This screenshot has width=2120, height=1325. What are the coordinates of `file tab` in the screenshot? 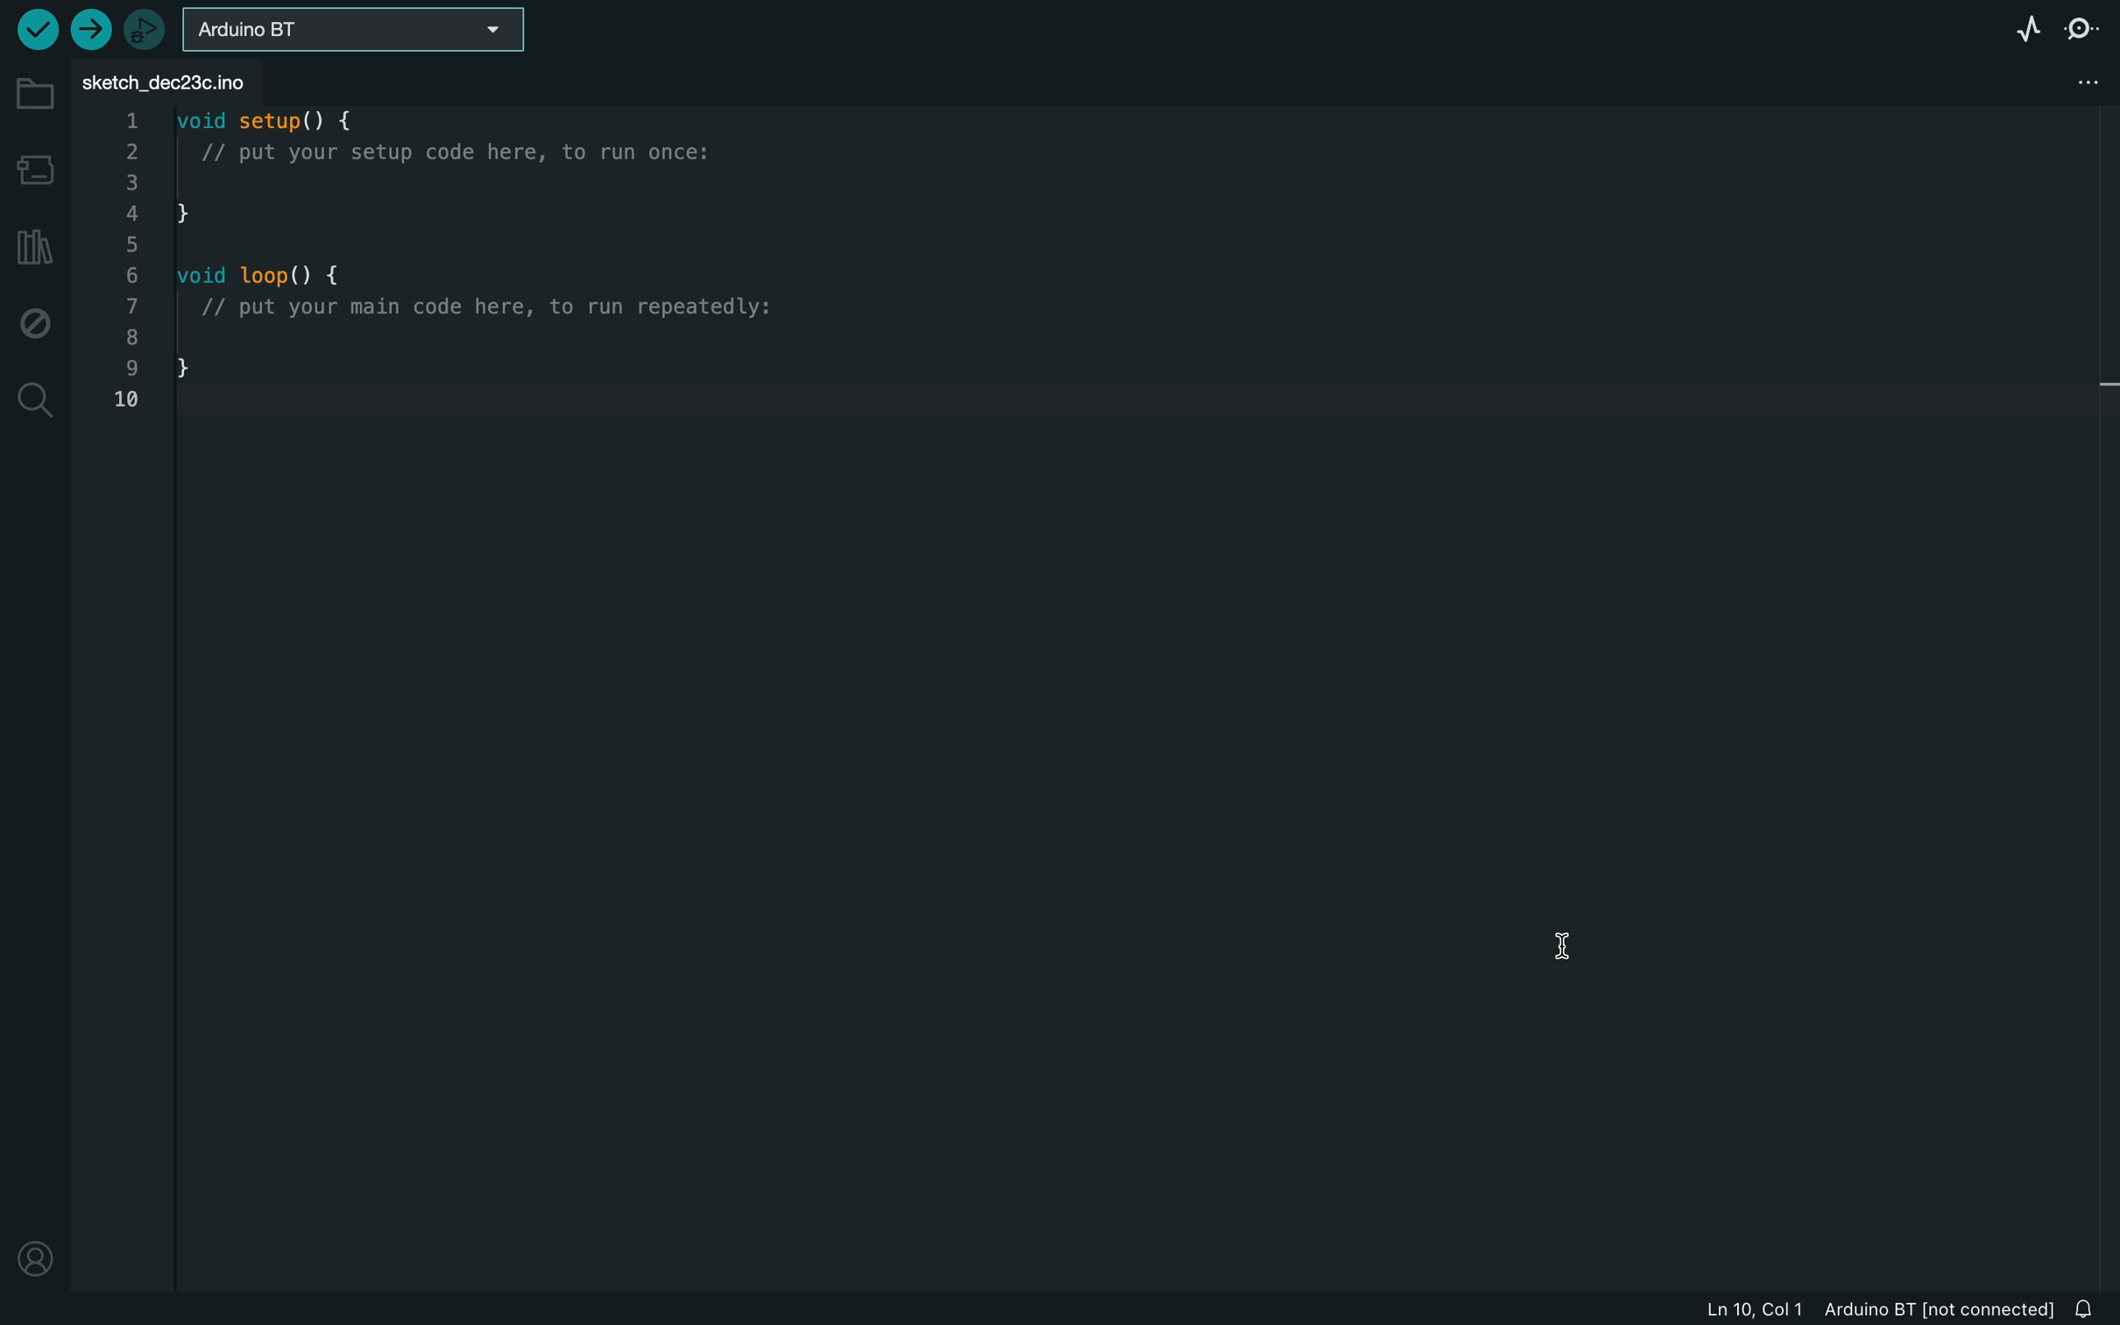 It's located at (186, 79).